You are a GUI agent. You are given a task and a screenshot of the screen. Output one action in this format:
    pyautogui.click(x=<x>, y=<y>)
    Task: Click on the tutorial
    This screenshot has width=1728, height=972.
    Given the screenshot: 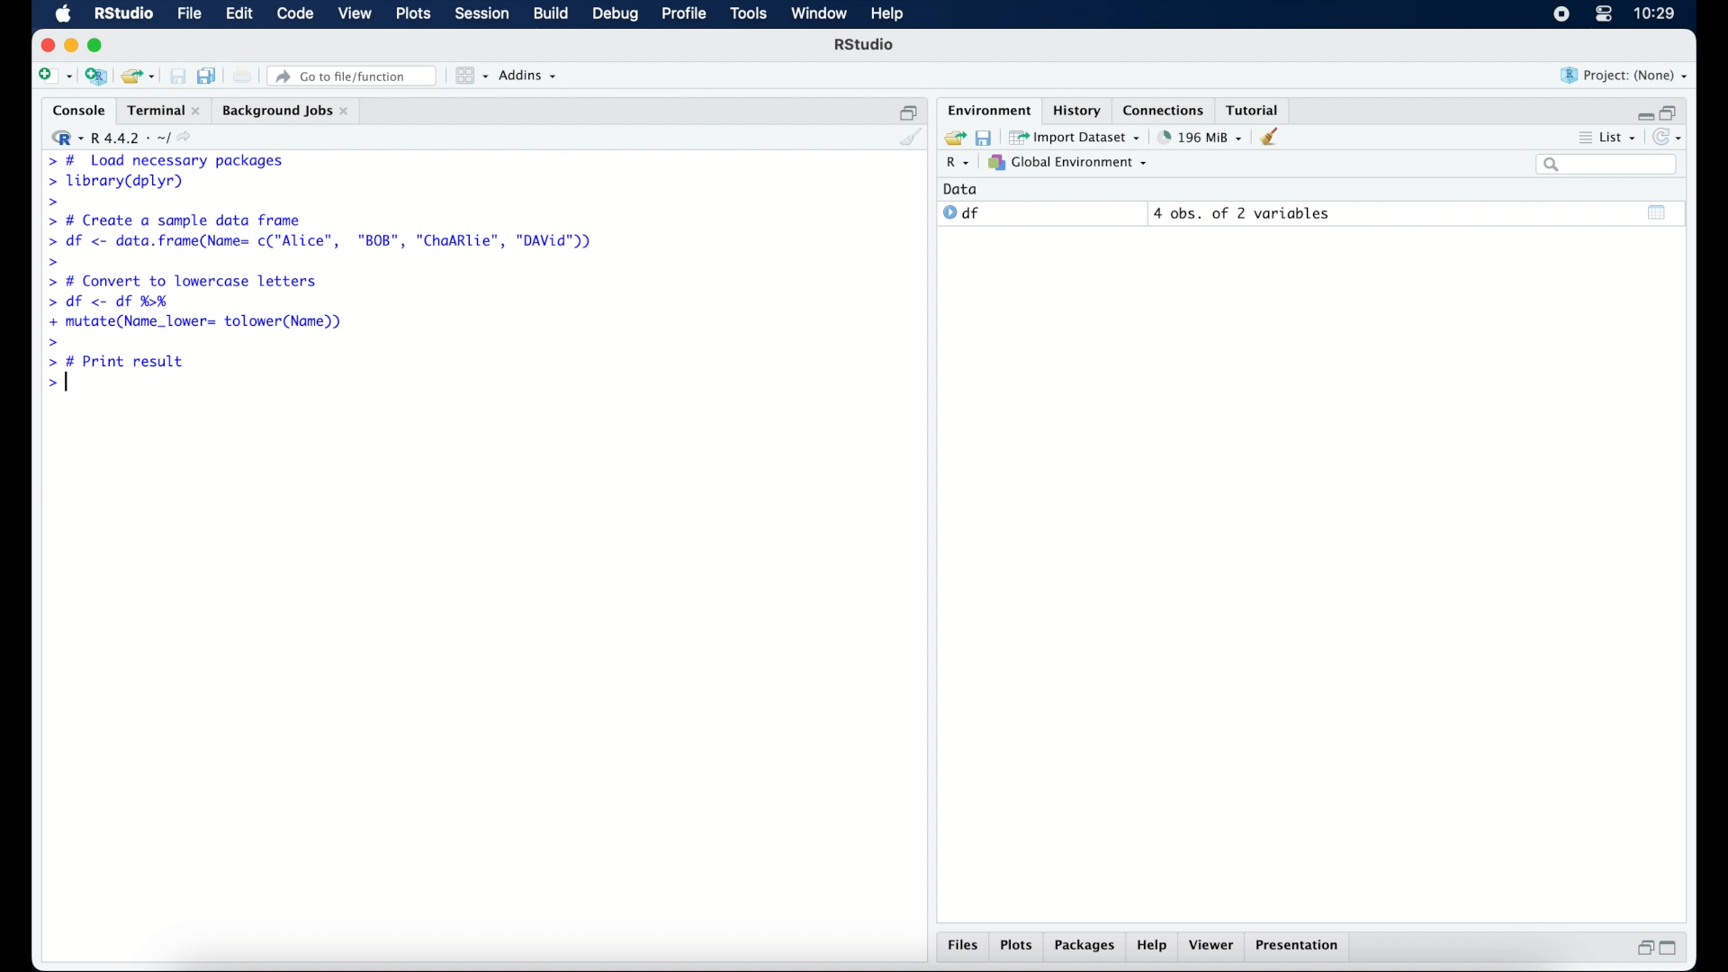 What is the action you would take?
    pyautogui.click(x=1256, y=109)
    